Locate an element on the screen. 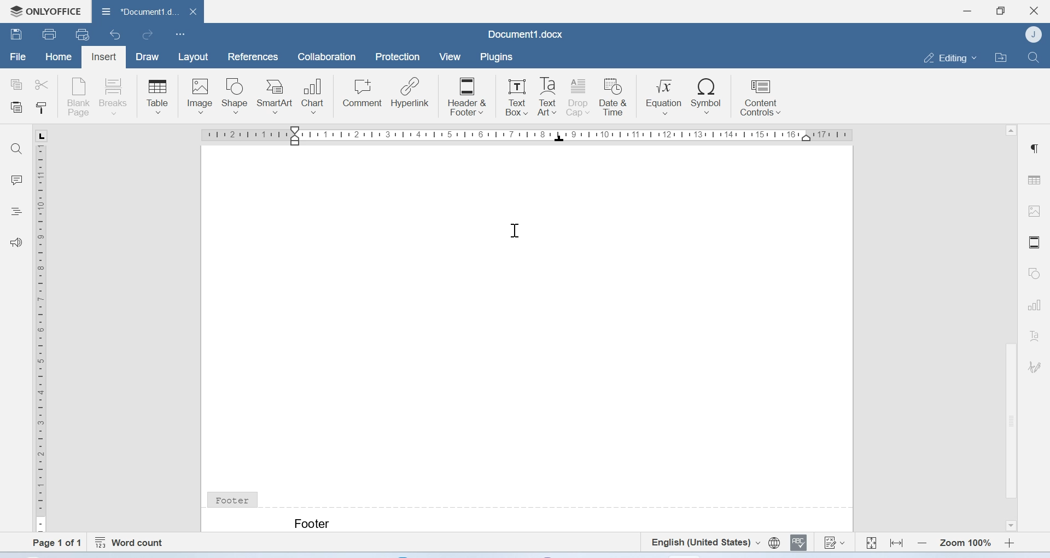 Image resolution: width=1050 pixels, height=558 pixels. Footer is located at coordinates (232, 498).